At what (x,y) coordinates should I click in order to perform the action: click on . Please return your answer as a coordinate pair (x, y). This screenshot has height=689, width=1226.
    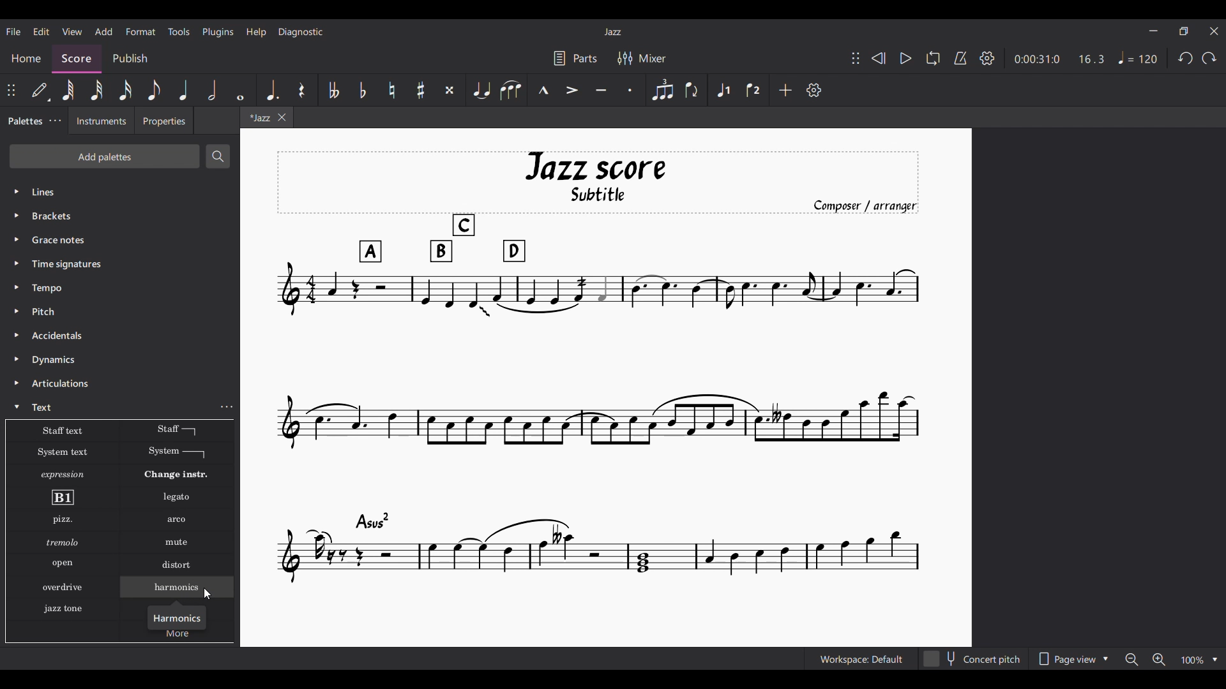
    Looking at the image, I should click on (57, 239).